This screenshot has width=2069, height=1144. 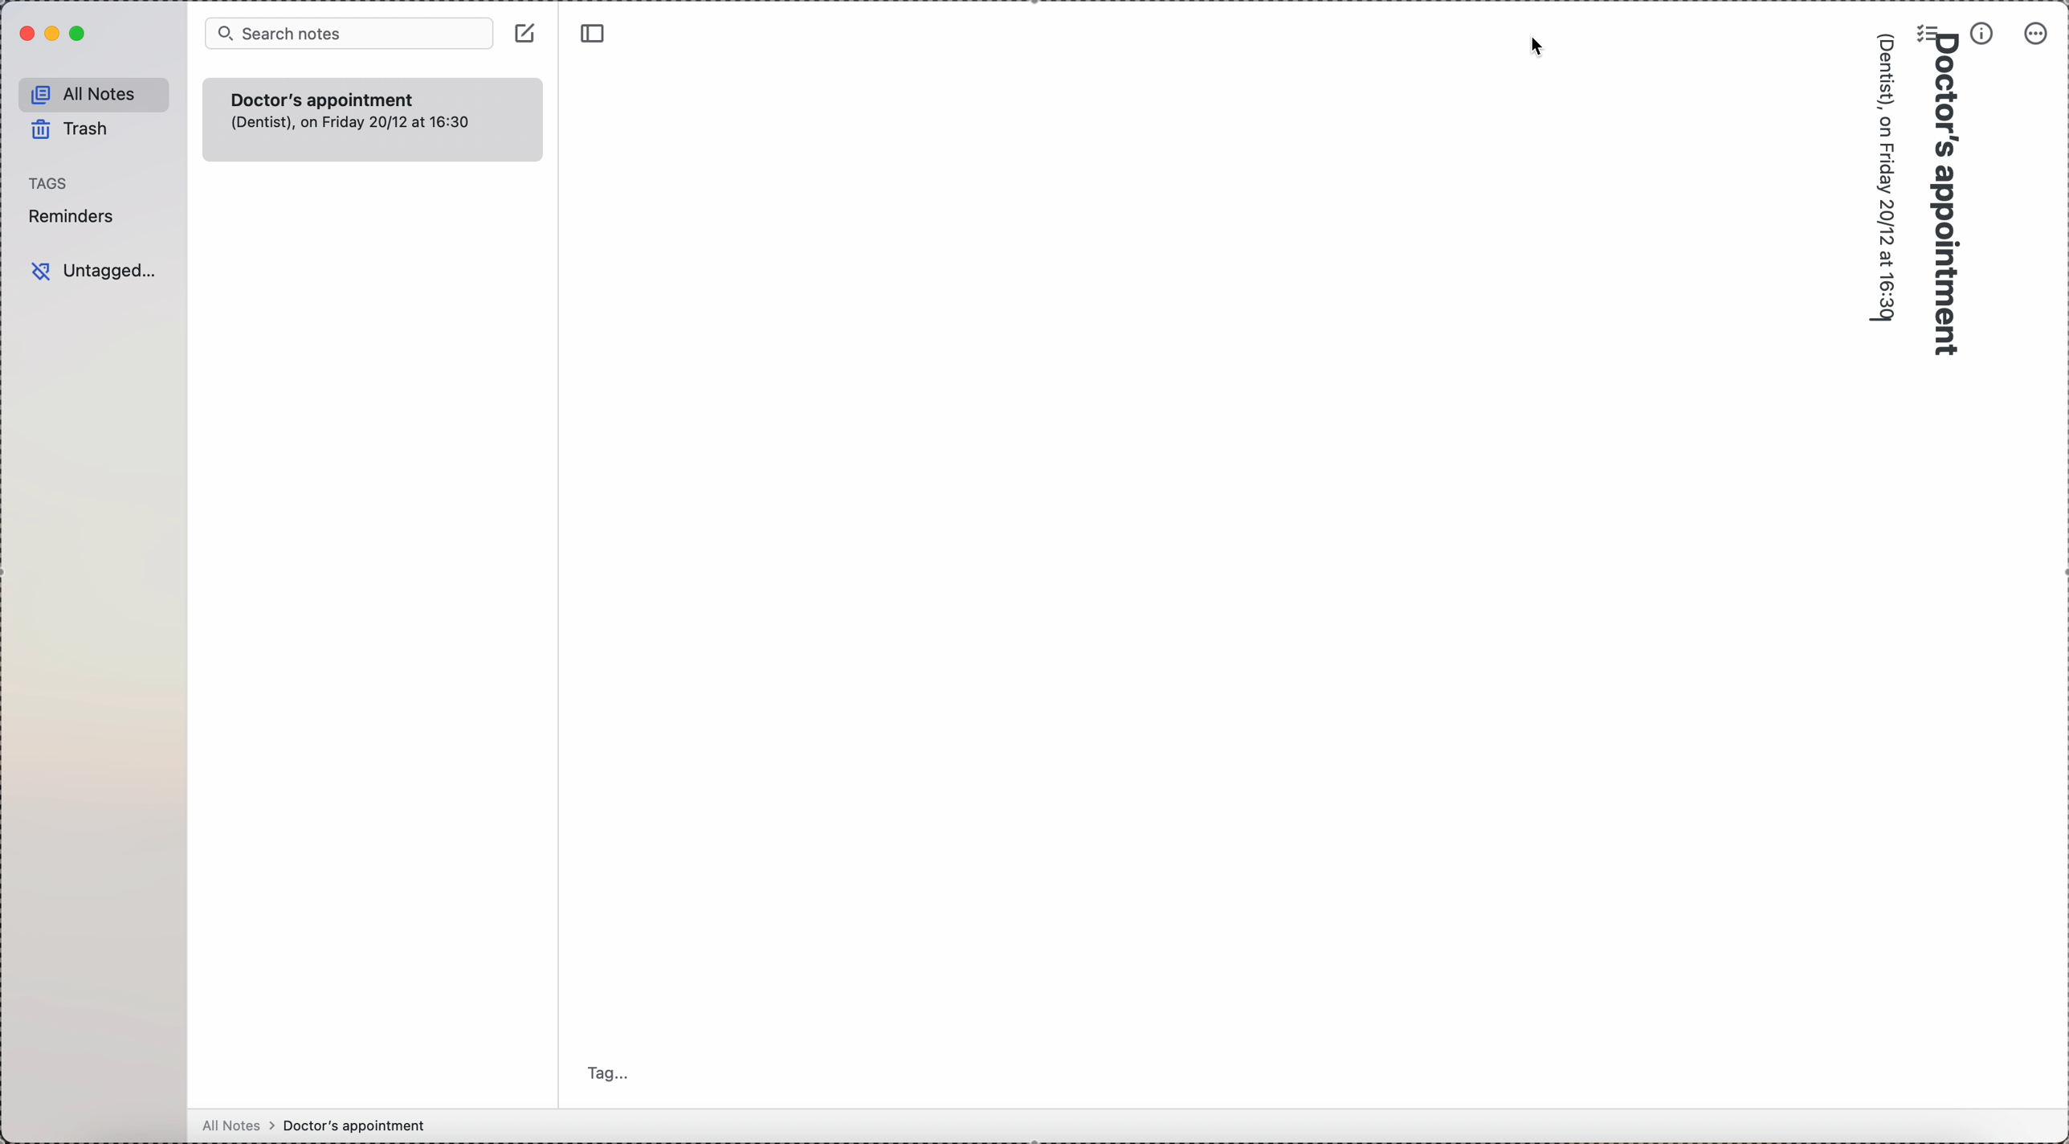 I want to click on check list, so click(x=1924, y=29).